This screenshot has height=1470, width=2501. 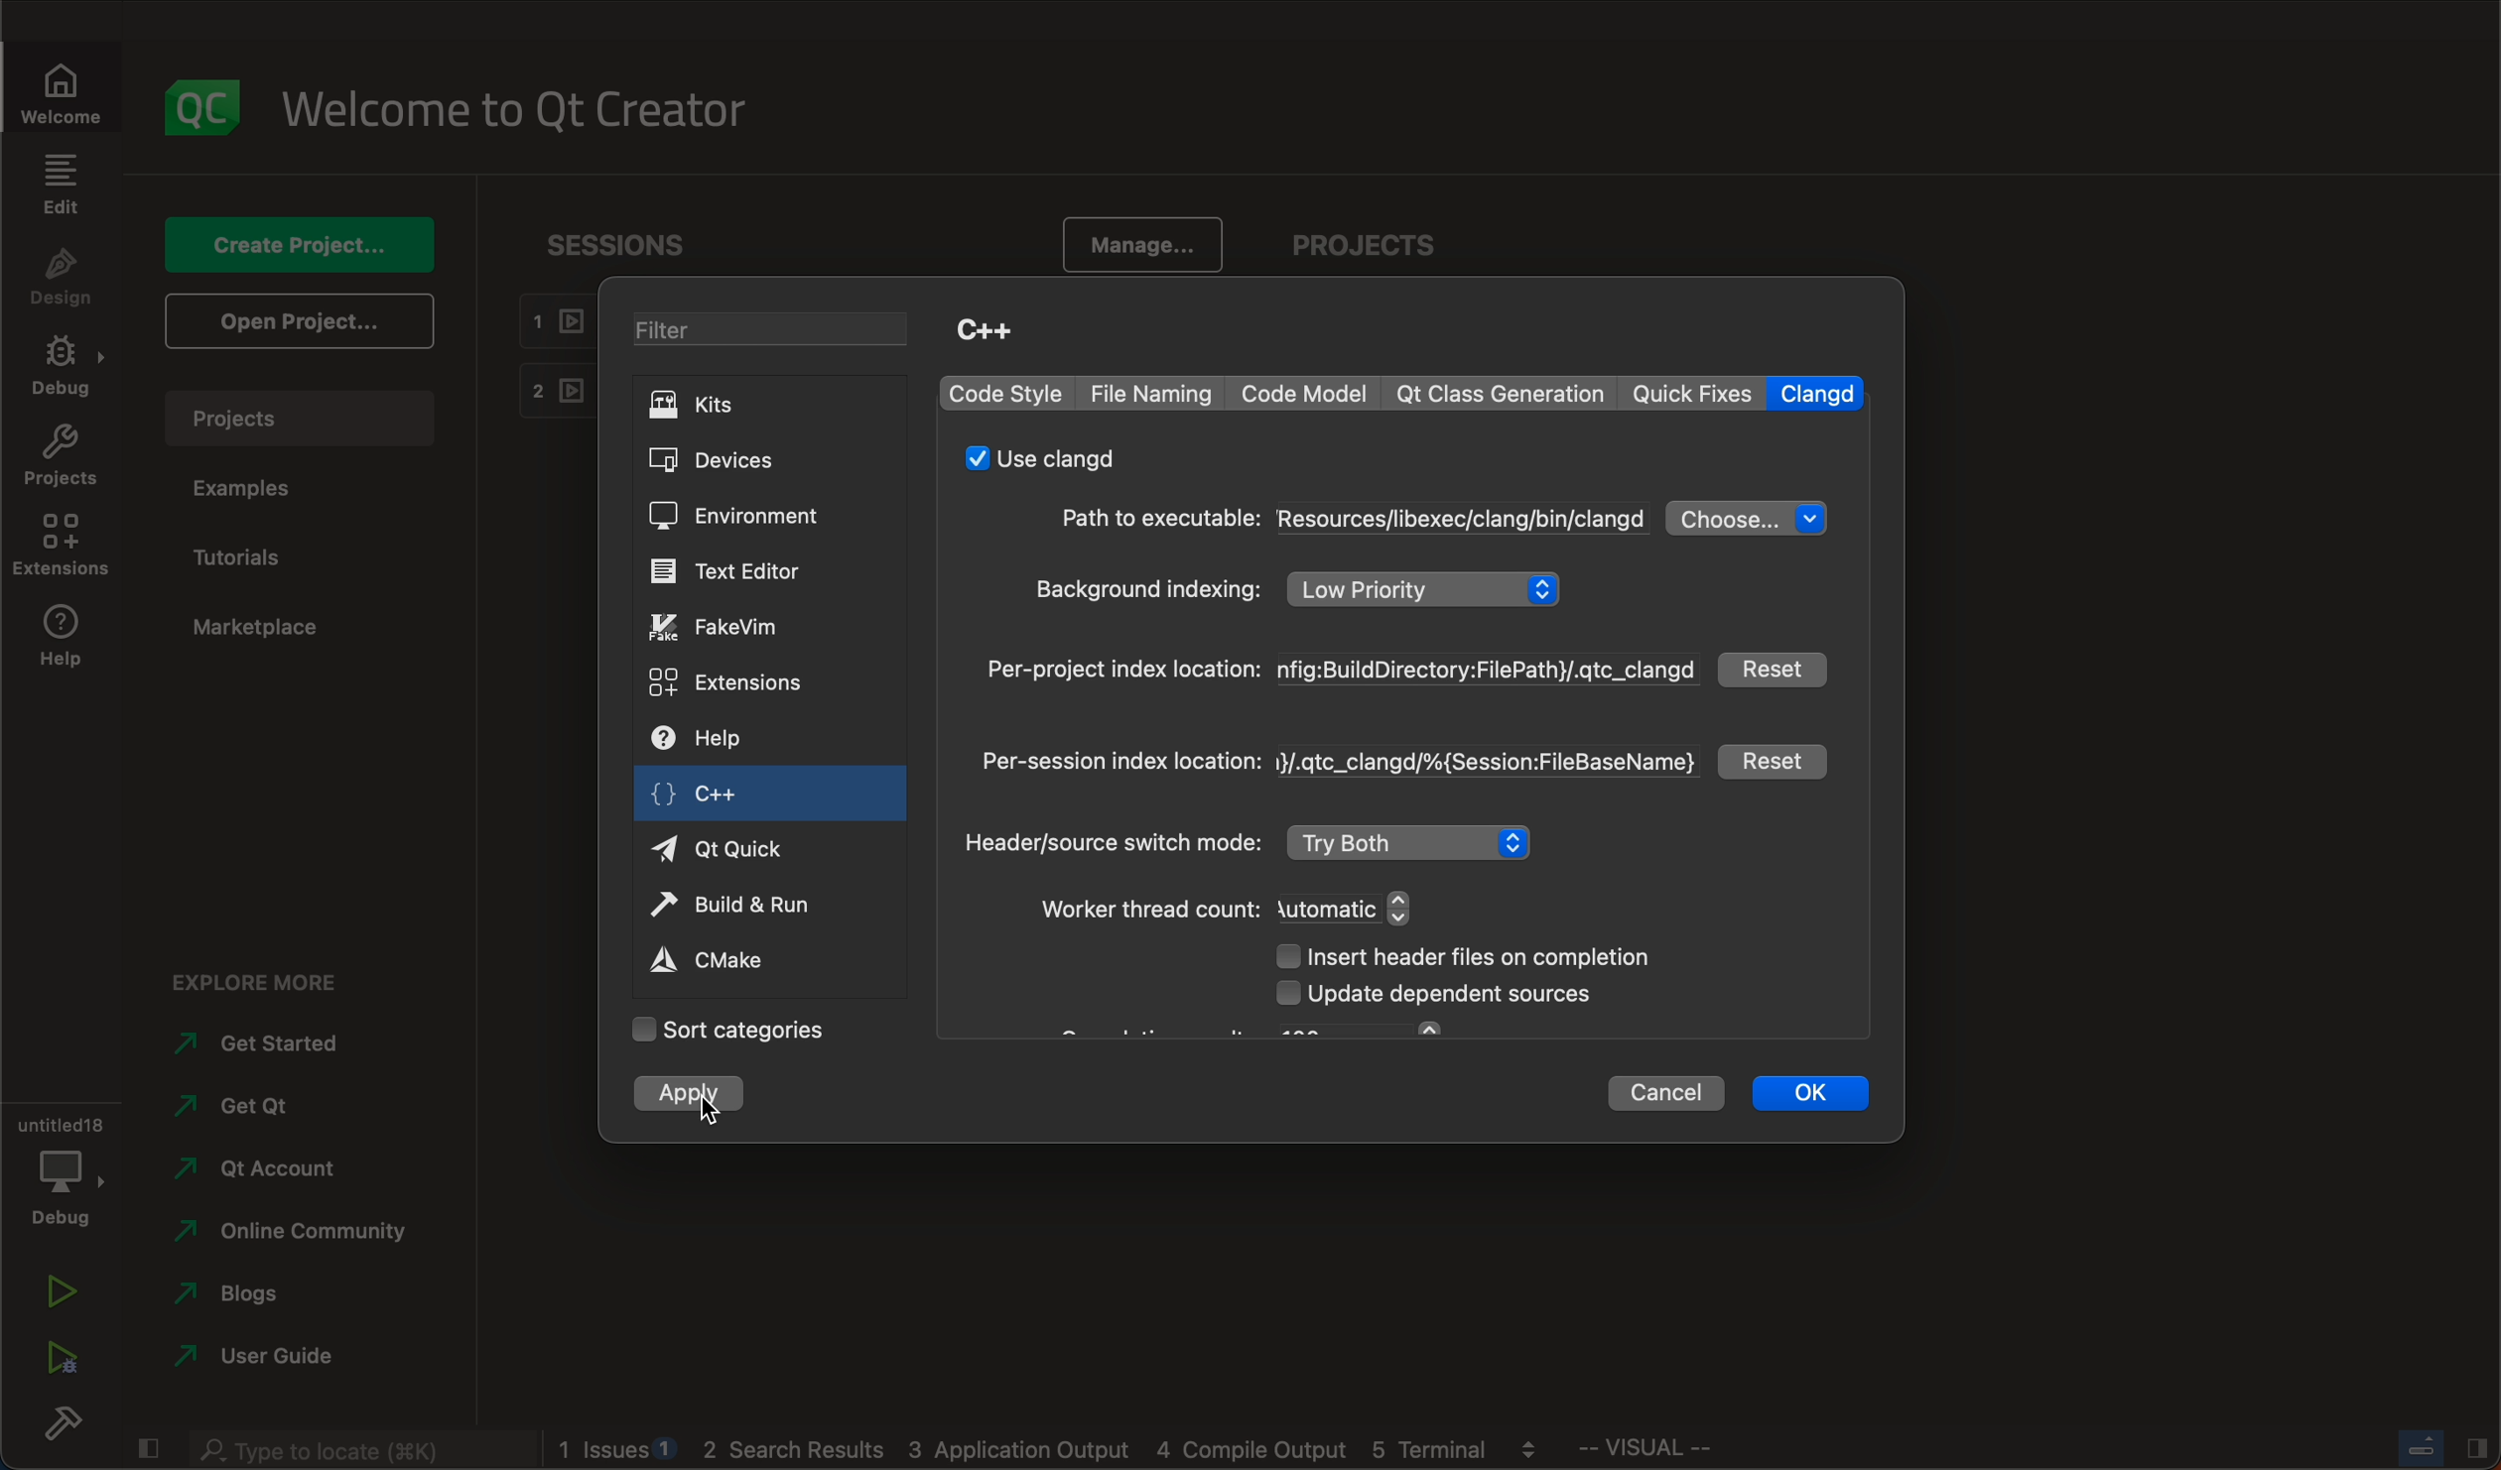 What do you see at coordinates (723, 735) in the screenshot?
I see `help` at bounding box center [723, 735].